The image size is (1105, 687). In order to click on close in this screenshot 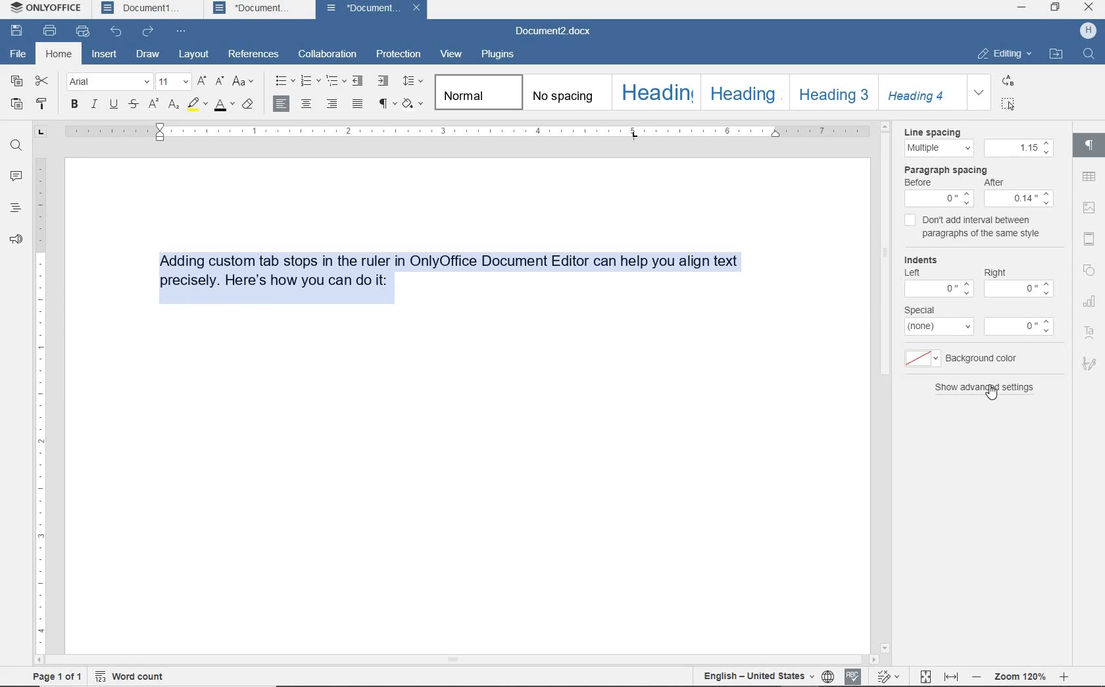, I will do `click(1089, 8)`.